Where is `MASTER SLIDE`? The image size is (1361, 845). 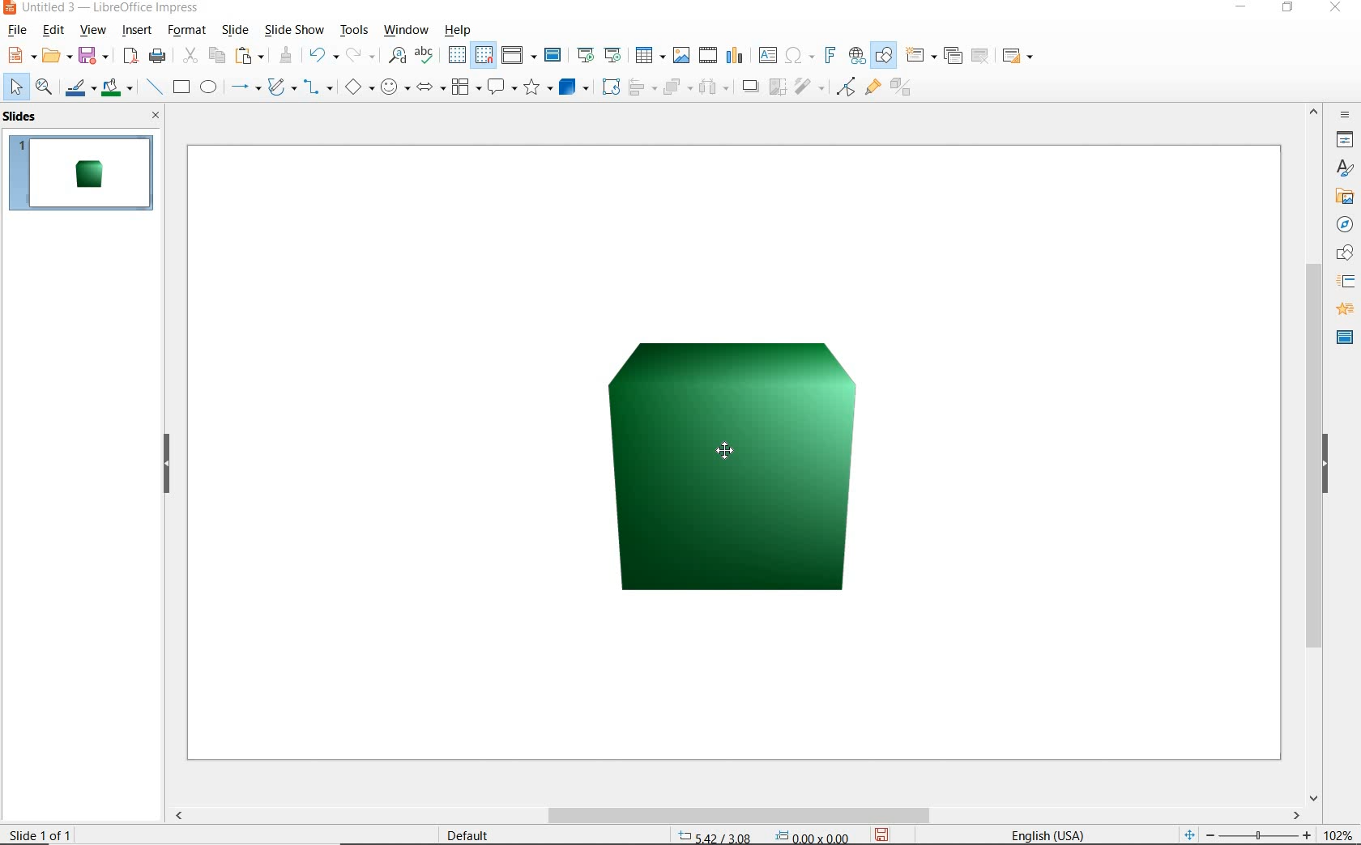 MASTER SLIDE is located at coordinates (1342, 338).